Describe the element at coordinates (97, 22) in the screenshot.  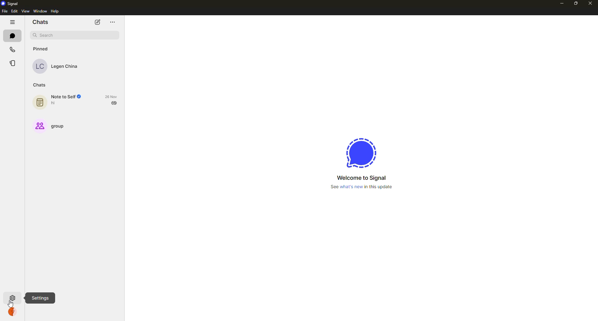
I see `new chat` at that location.